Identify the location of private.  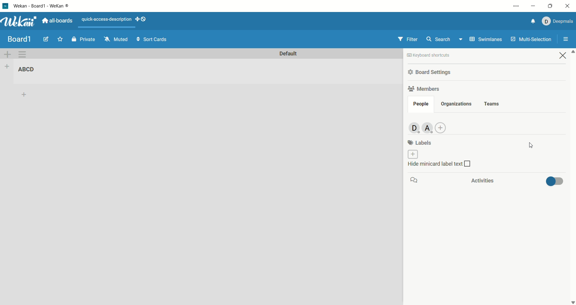
(84, 40).